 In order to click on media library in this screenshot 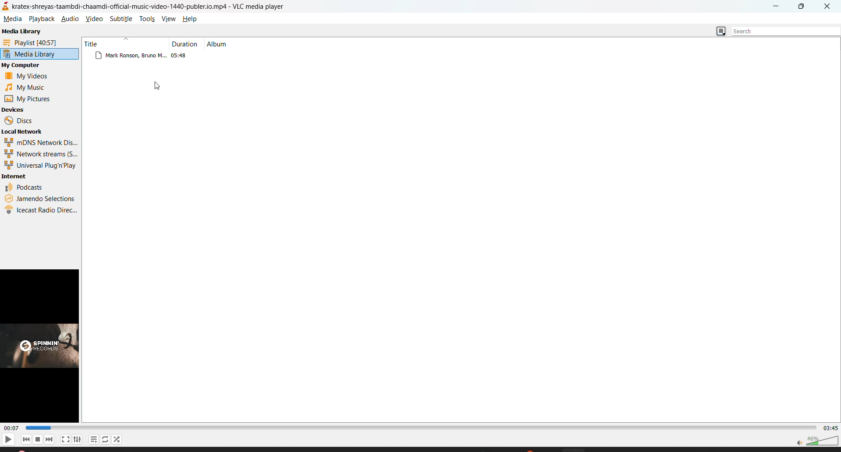, I will do `click(25, 32)`.